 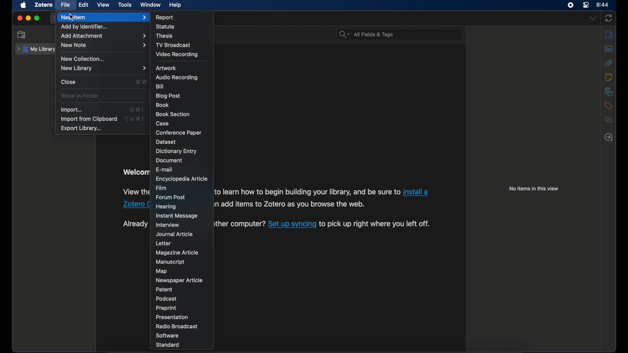 What do you see at coordinates (165, 68) in the screenshot?
I see `artwork` at bounding box center [165, 68].